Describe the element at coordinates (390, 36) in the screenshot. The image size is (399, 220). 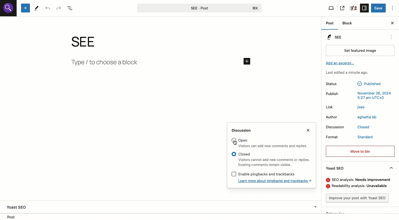
I see `see options` at that location.